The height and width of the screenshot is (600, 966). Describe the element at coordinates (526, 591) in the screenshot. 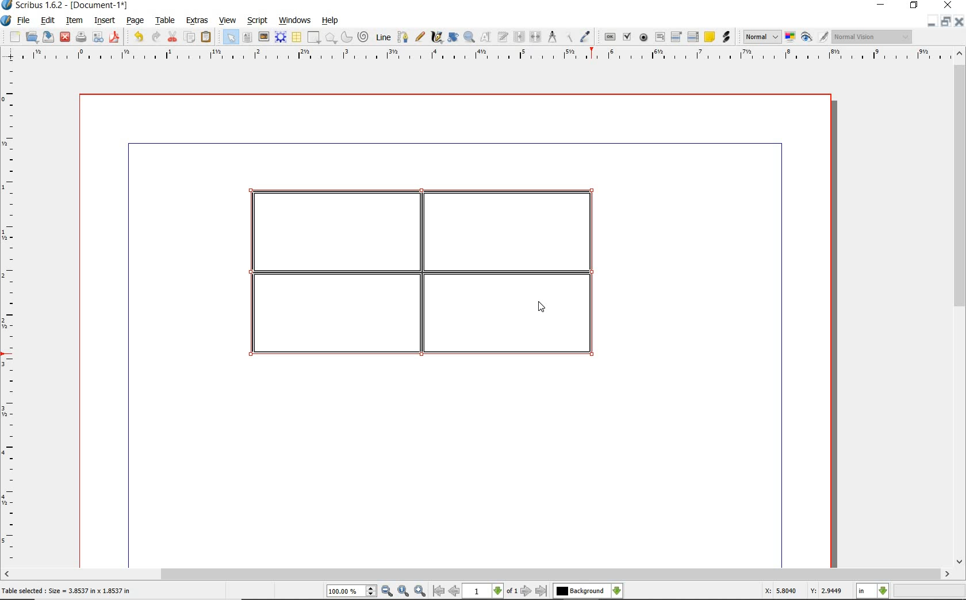

I see `go to next page` at that location.